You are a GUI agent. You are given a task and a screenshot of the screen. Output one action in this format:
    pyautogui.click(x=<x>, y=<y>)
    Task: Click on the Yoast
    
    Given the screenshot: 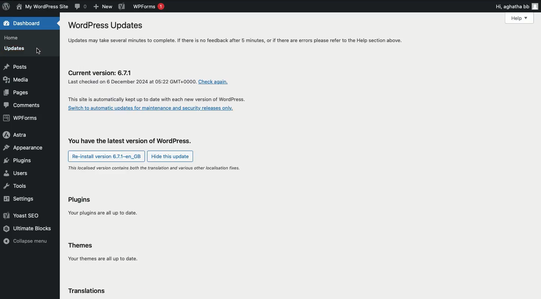 What is the action you would take?
    pyautogui.click(x=122, y=7)
    